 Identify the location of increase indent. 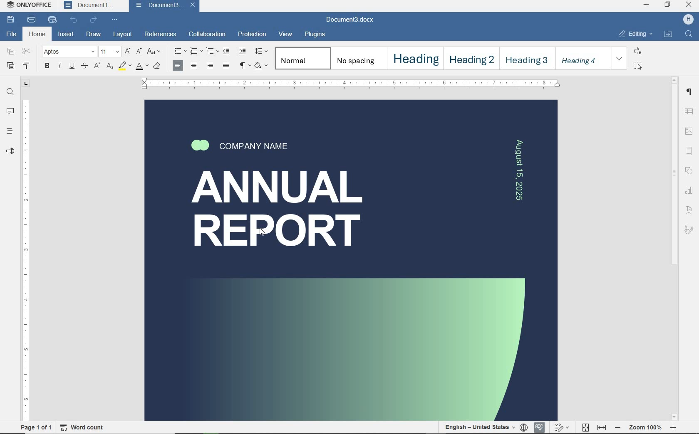
(243, 51).